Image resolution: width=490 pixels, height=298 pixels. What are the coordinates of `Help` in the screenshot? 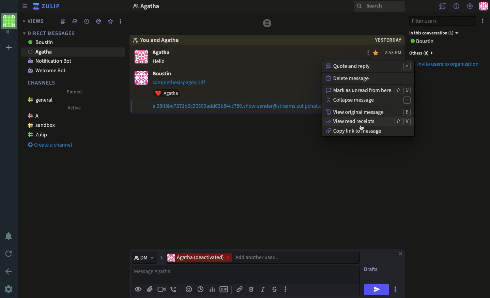 It's located at (456, 6).